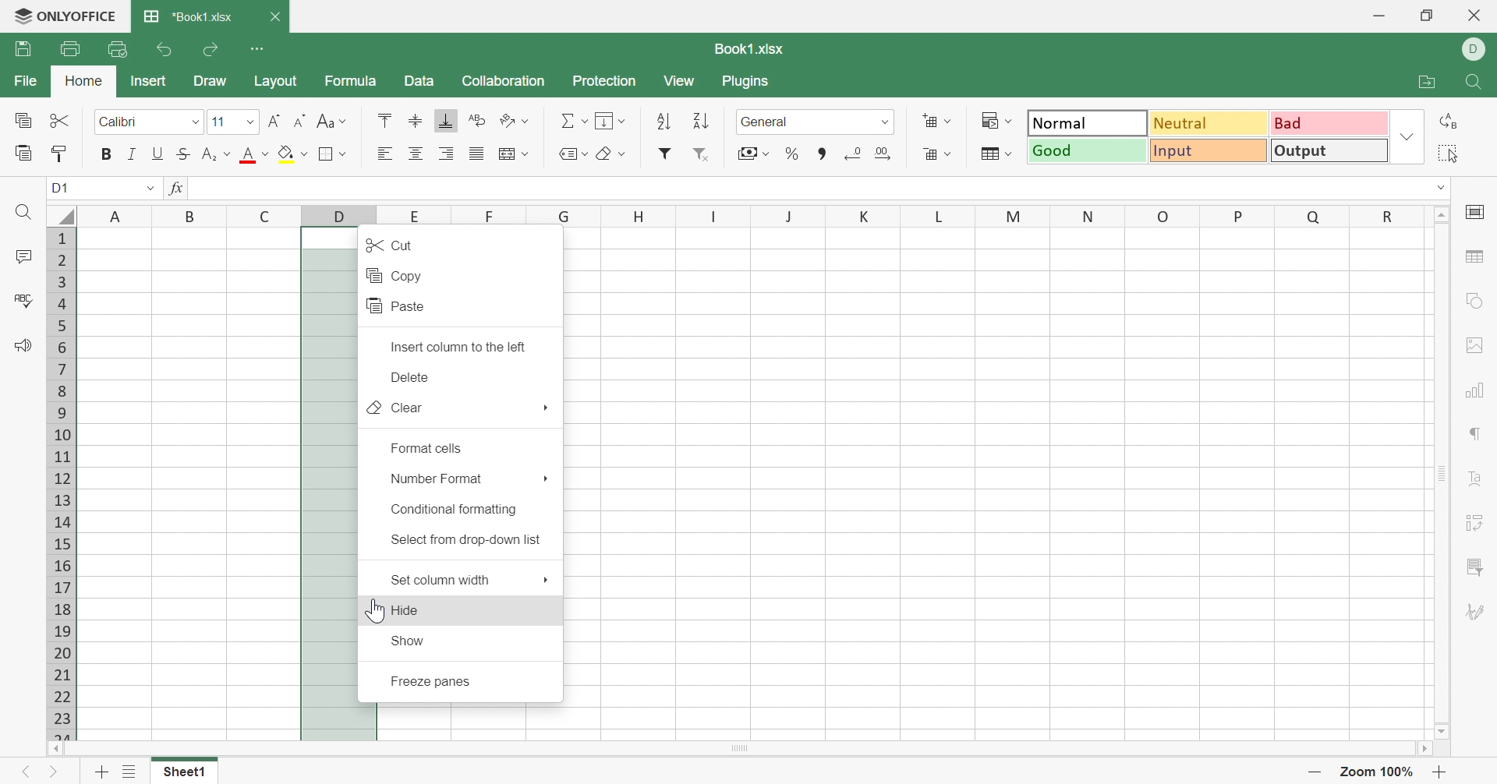 This screenshot has height=784, width=1497. Describe the element at coordinates (546, 580) in the screenshot. I see `More` at that location.